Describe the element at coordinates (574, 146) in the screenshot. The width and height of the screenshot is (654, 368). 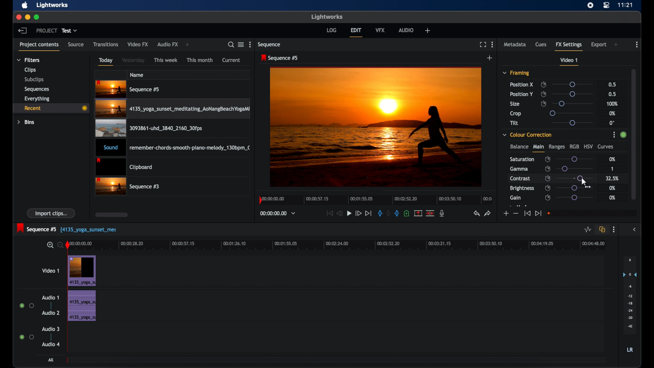
I see `rgb` at that location.